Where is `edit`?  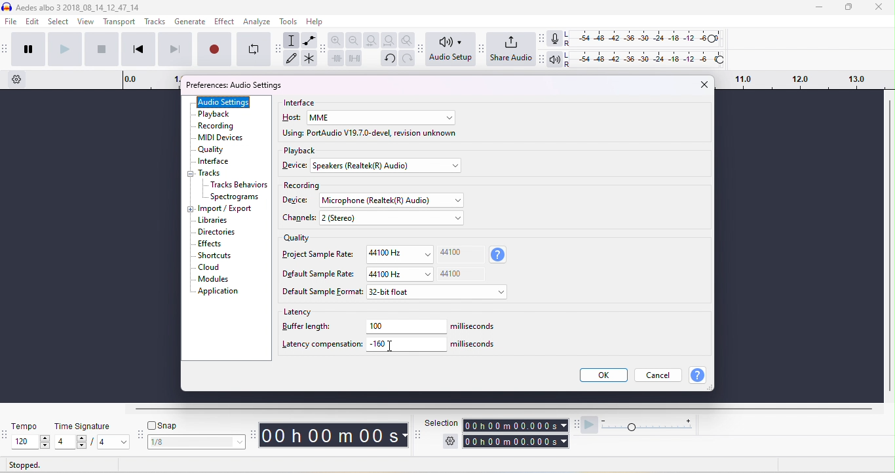
edit is located at coordinates (33, 22).